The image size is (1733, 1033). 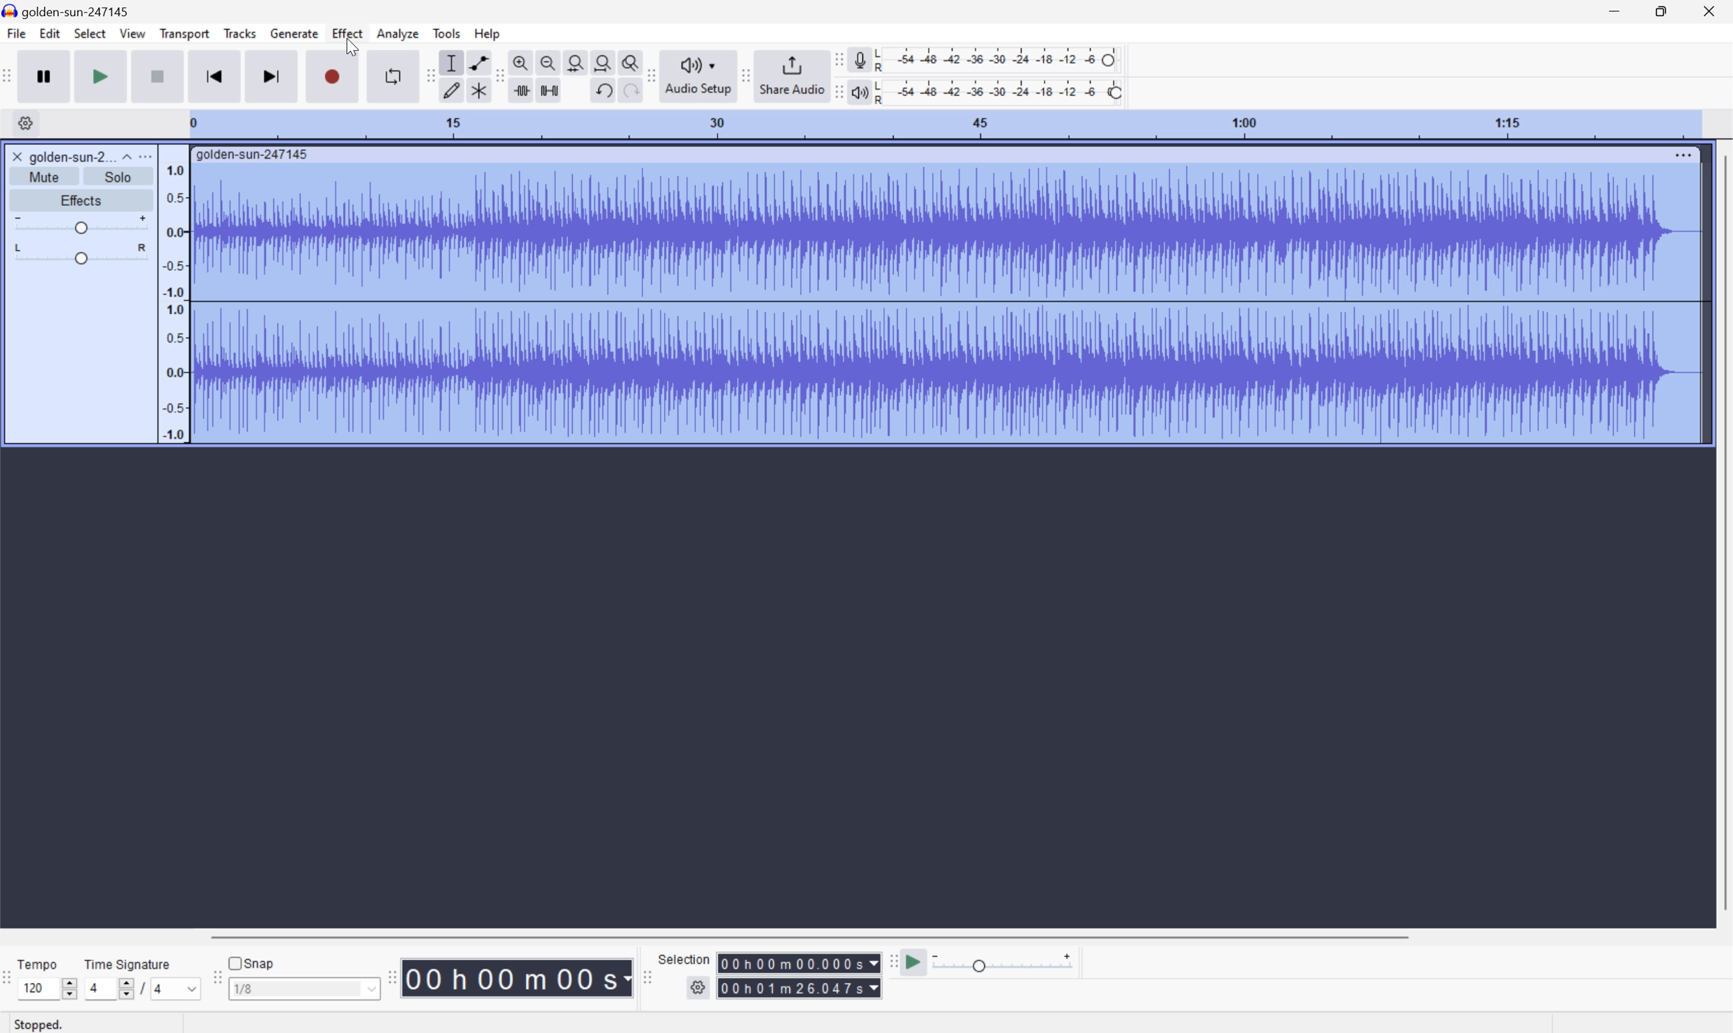 I want to click on Scroll Bar, so click(x=1722, y=531).